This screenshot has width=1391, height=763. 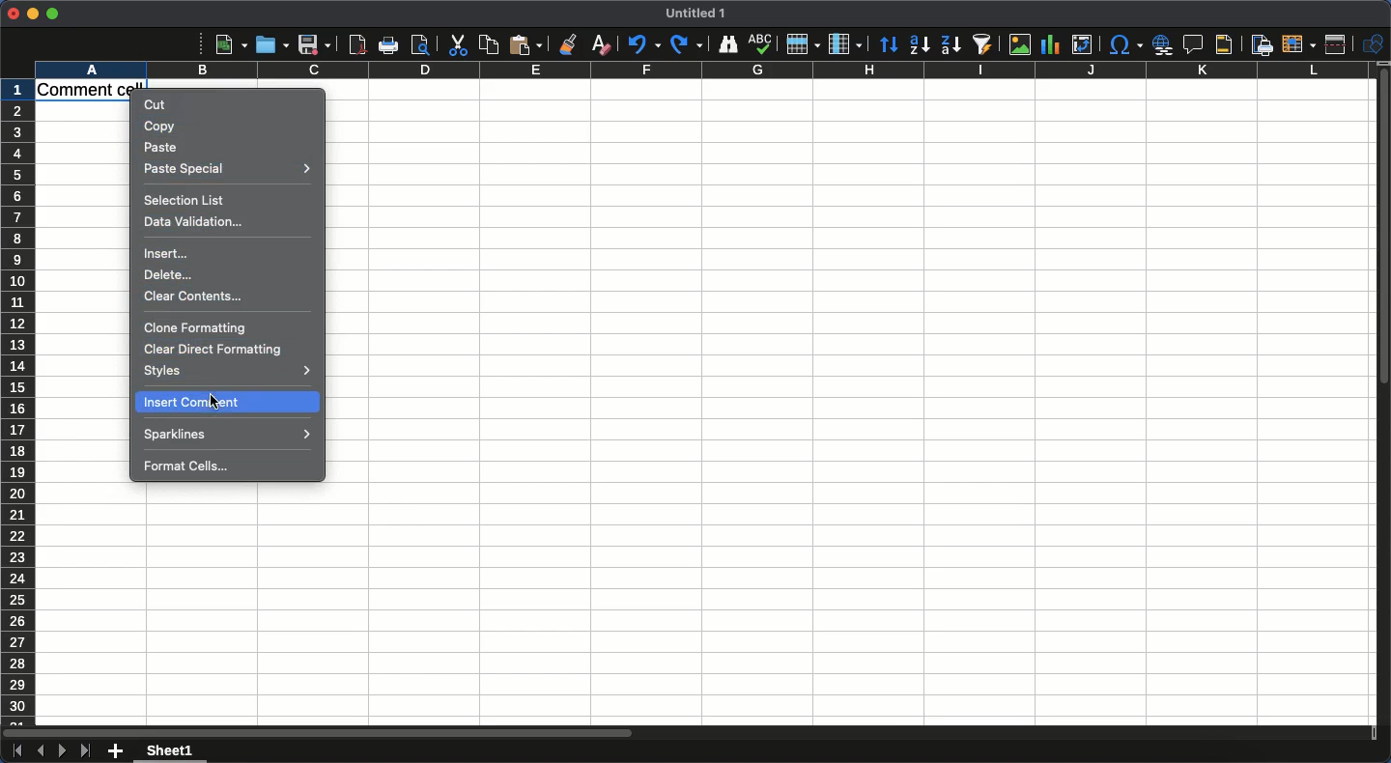 What do you see at coordinates (10, 12) in the screenshot?
I see `Close` at bounding box center [10, 12].